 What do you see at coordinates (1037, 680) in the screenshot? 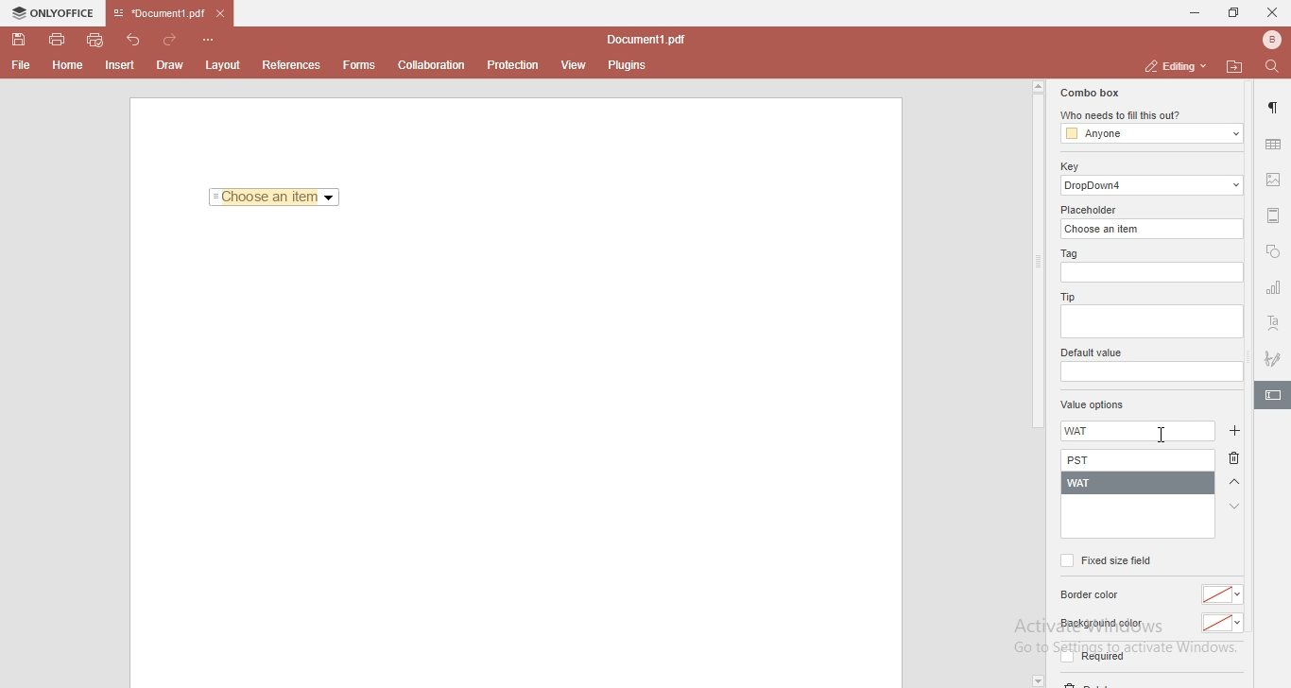
I see `dropdown` at bounding box center [1037, 680].